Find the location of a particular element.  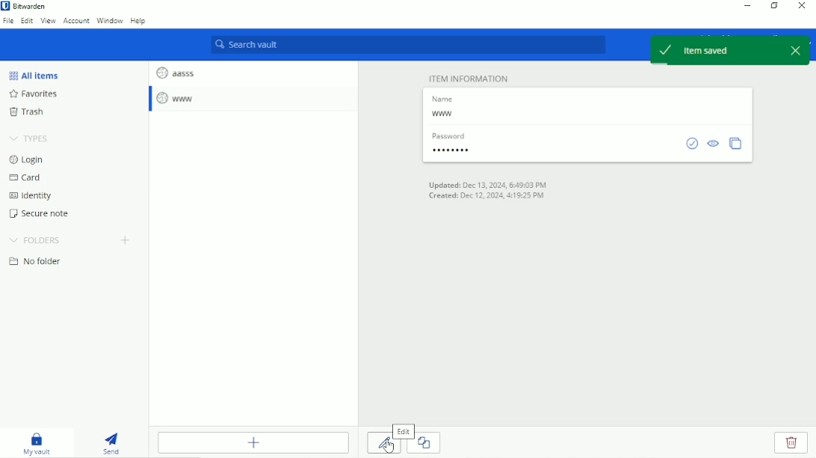

Help is located at coordinates (140, 22).